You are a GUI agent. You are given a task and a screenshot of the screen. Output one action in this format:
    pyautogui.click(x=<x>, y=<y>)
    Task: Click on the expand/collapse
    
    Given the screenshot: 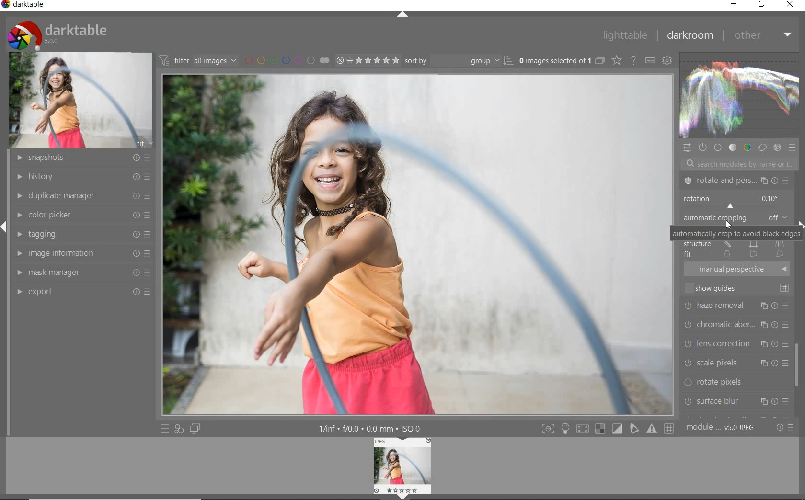 What is the action you would take?
    pyautogui.click(x=402, y=15)
    